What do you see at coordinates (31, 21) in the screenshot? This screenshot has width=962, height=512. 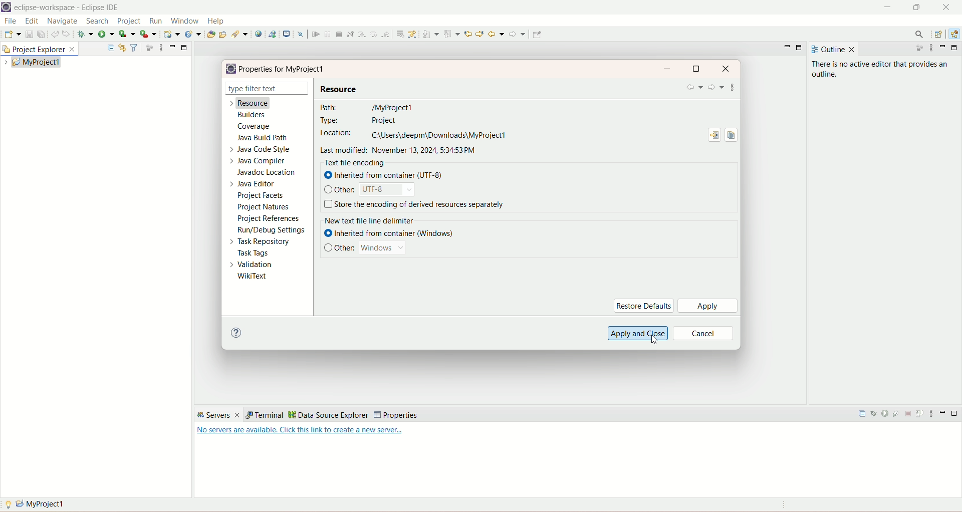 I see `edit` at bounding box center [31, 21].